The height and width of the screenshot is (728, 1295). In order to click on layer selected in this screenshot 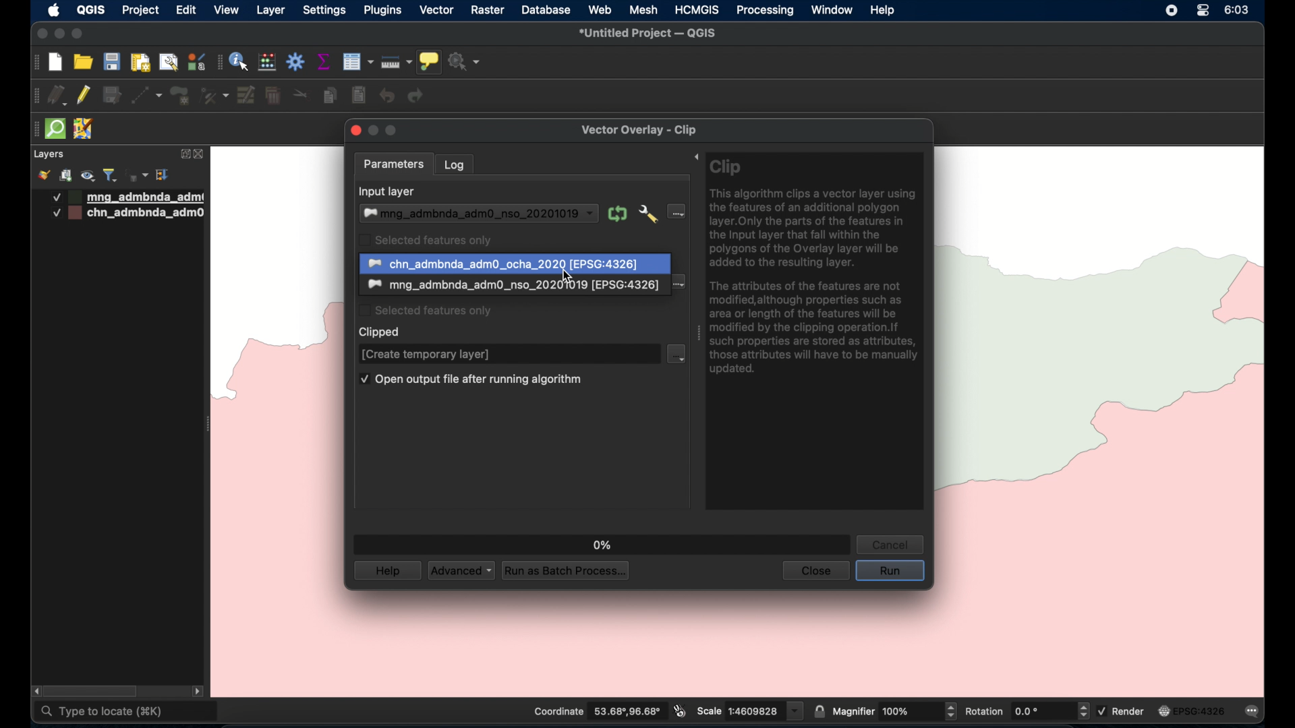, I will do `click(516, 264)`.